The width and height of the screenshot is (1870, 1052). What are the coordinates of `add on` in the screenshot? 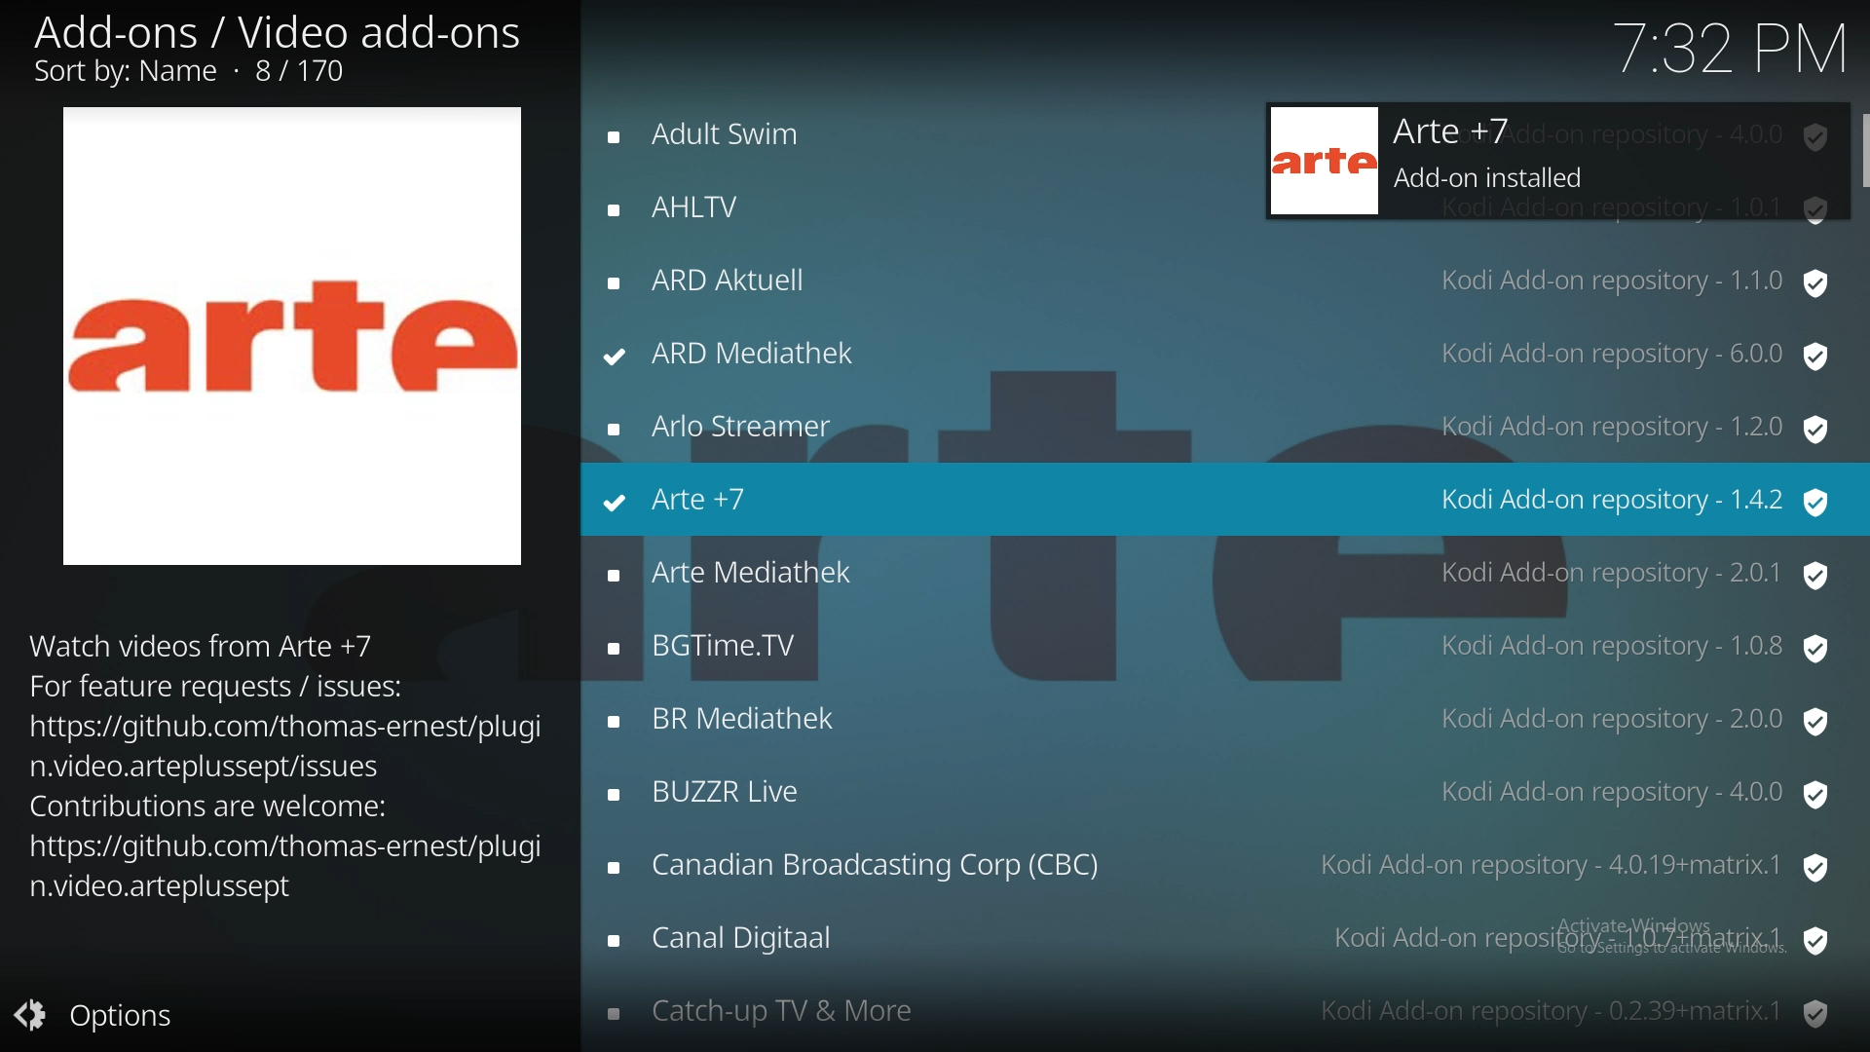 It's located at (1221, 791).